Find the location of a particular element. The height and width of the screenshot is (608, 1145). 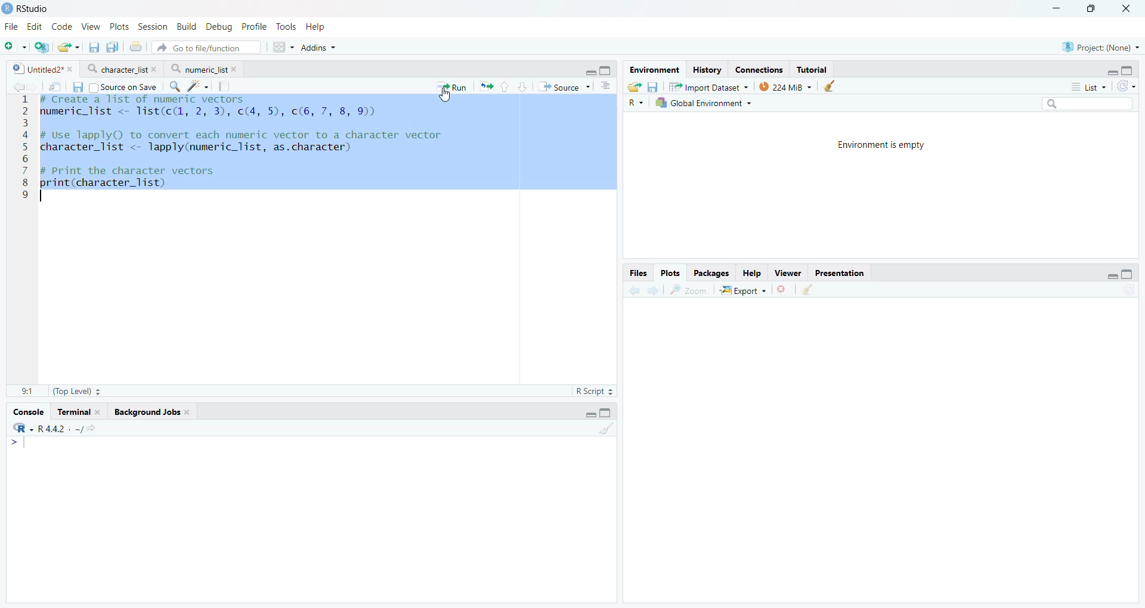

R Script is located at coordinates (595, 390).